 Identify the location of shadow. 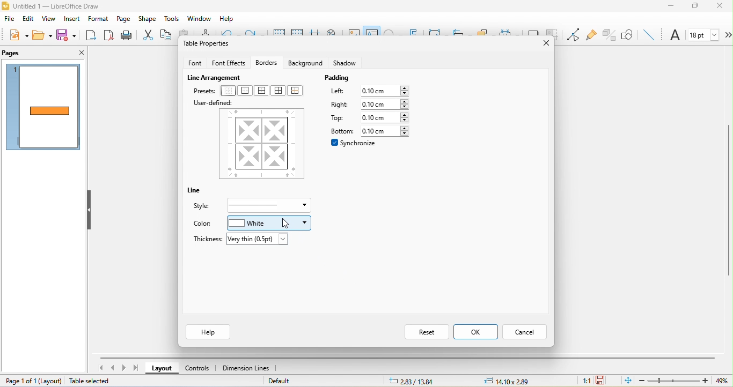
(345, 61).